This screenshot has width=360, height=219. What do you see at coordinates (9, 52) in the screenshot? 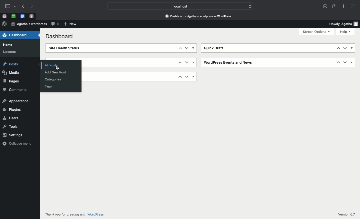
I see `Updates` at bounding box center [9, 52].